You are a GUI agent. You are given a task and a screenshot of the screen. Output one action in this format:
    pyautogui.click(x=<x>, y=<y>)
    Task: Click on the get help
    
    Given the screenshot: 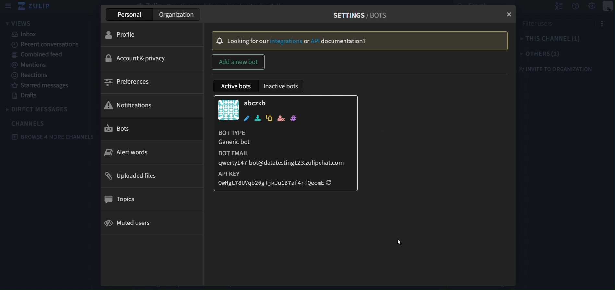 What is the action you would take?
    pyautogui.click(x=575, y=6)
    